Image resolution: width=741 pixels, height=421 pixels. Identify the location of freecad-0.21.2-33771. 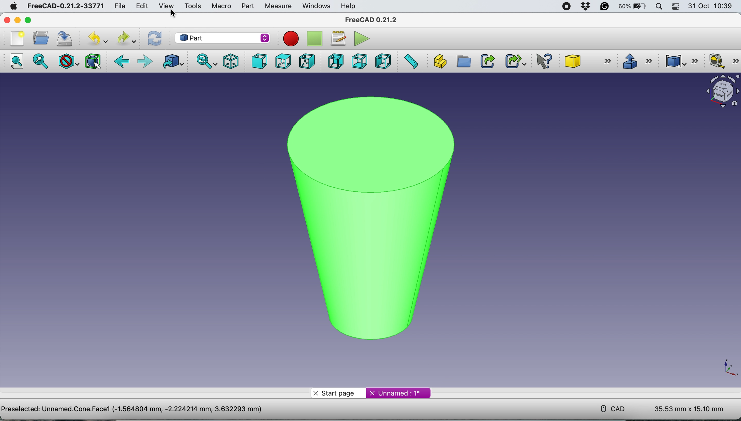
(66, 6).